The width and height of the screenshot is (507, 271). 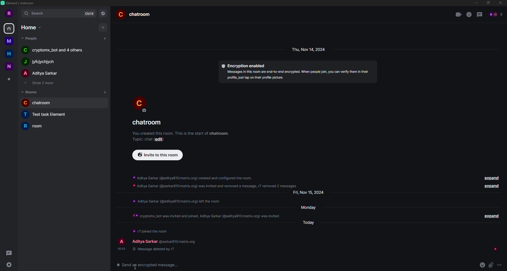 What do you see at coordinates (488, 2) in the screenshot?
I see `maximize` at bounding box center [488, 2].